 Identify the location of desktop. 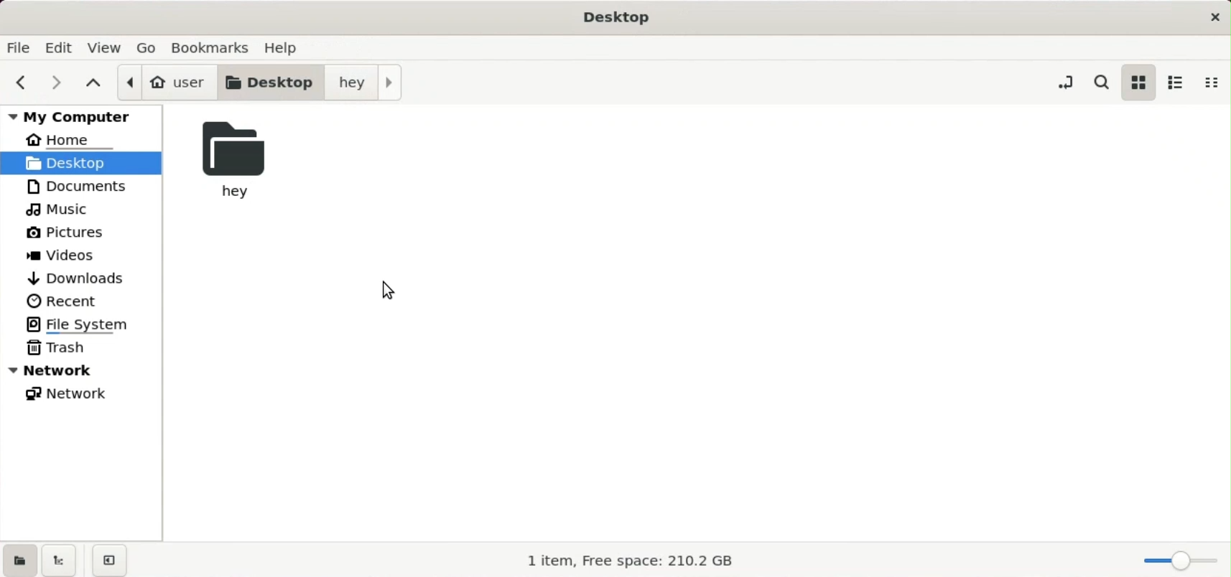
(275, 81).